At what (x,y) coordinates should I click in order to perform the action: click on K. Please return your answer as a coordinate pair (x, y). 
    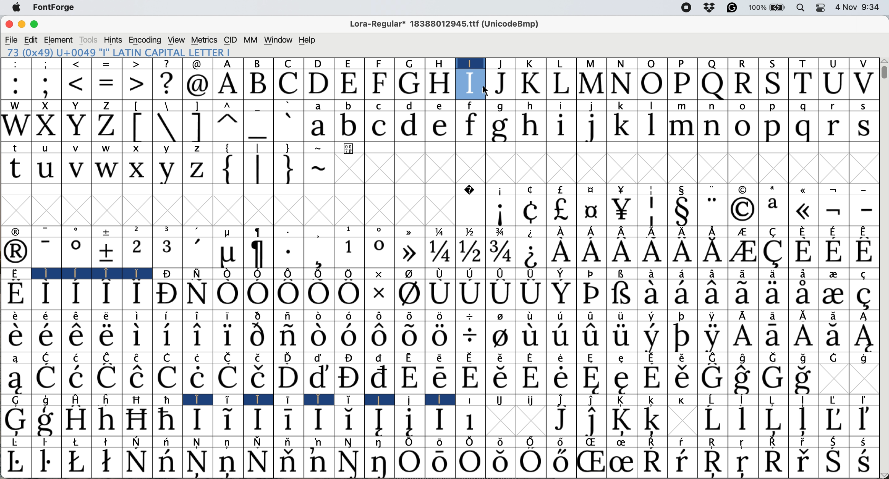
    Looking at the image, I should click on (531, 84).